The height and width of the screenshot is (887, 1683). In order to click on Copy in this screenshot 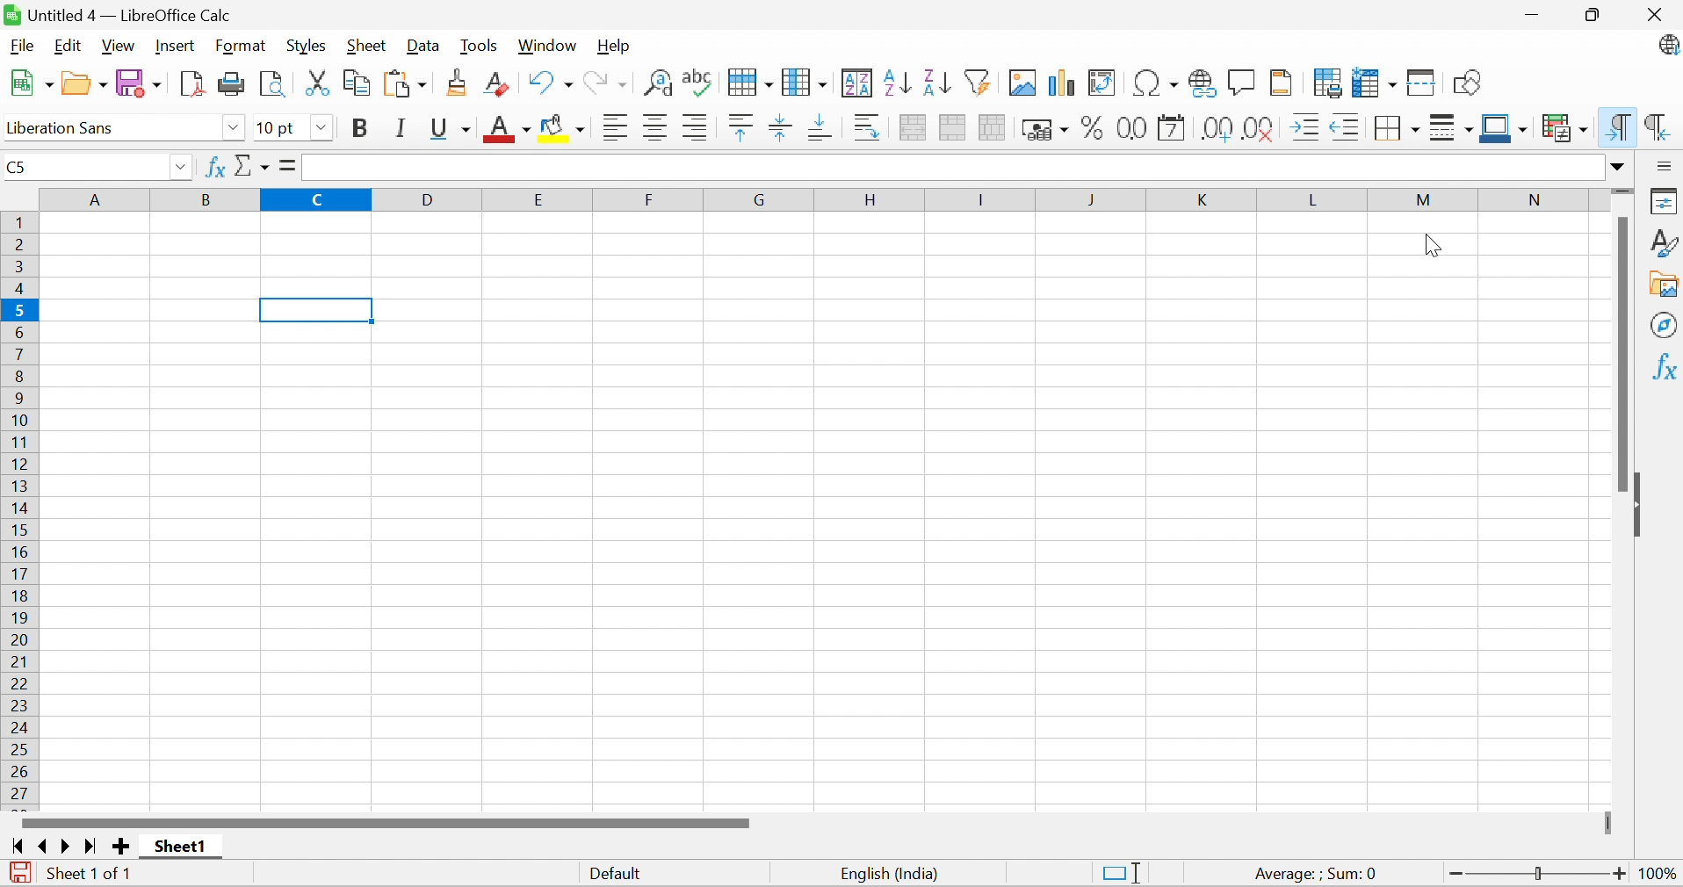, I will do `click(358, 82)`.